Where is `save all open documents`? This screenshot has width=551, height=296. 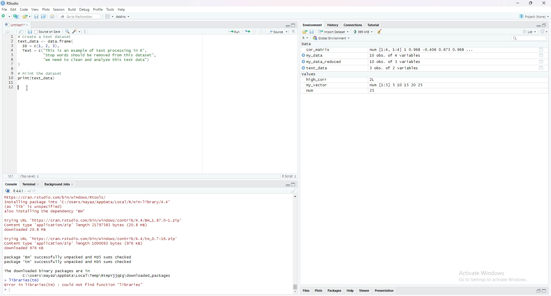
save all open documents is located at coordinates (45, 17).